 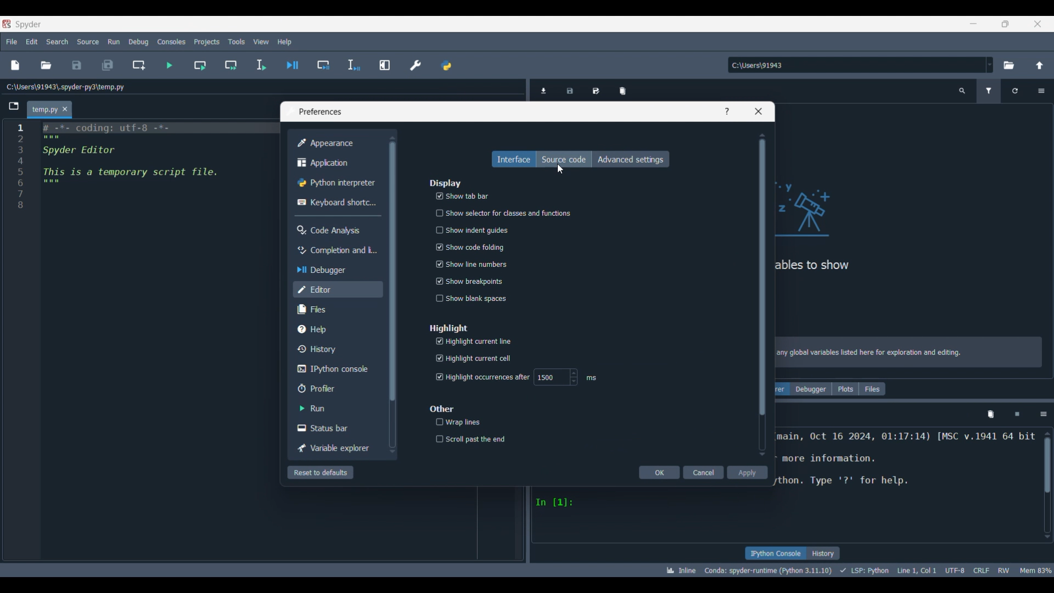 What do you see at coordinates (1041, 91) in the screenshot?
I see `Options` at bounding box center [1041, 91].